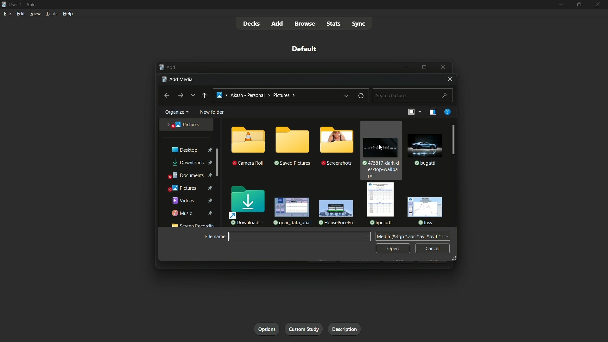 This screenshot has height=342, width=608. I want to click on file-6, so click(427, 210).